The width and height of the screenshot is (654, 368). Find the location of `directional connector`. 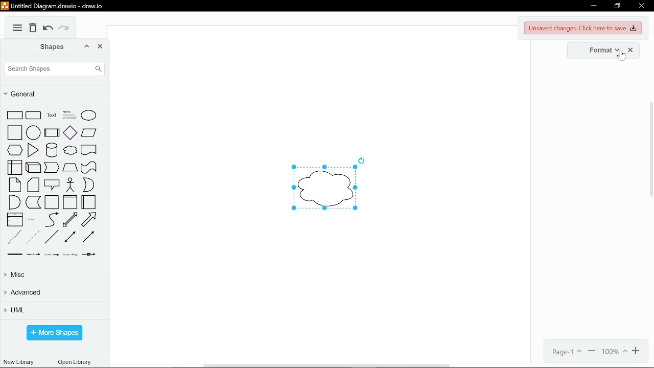

directional connector is located at coordinates (88, 237).